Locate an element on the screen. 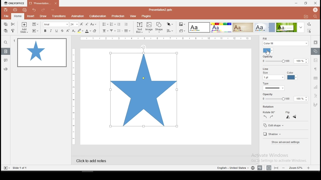 This screenshot has width=321, height=180. image settings is located at coordinates (316, 60).